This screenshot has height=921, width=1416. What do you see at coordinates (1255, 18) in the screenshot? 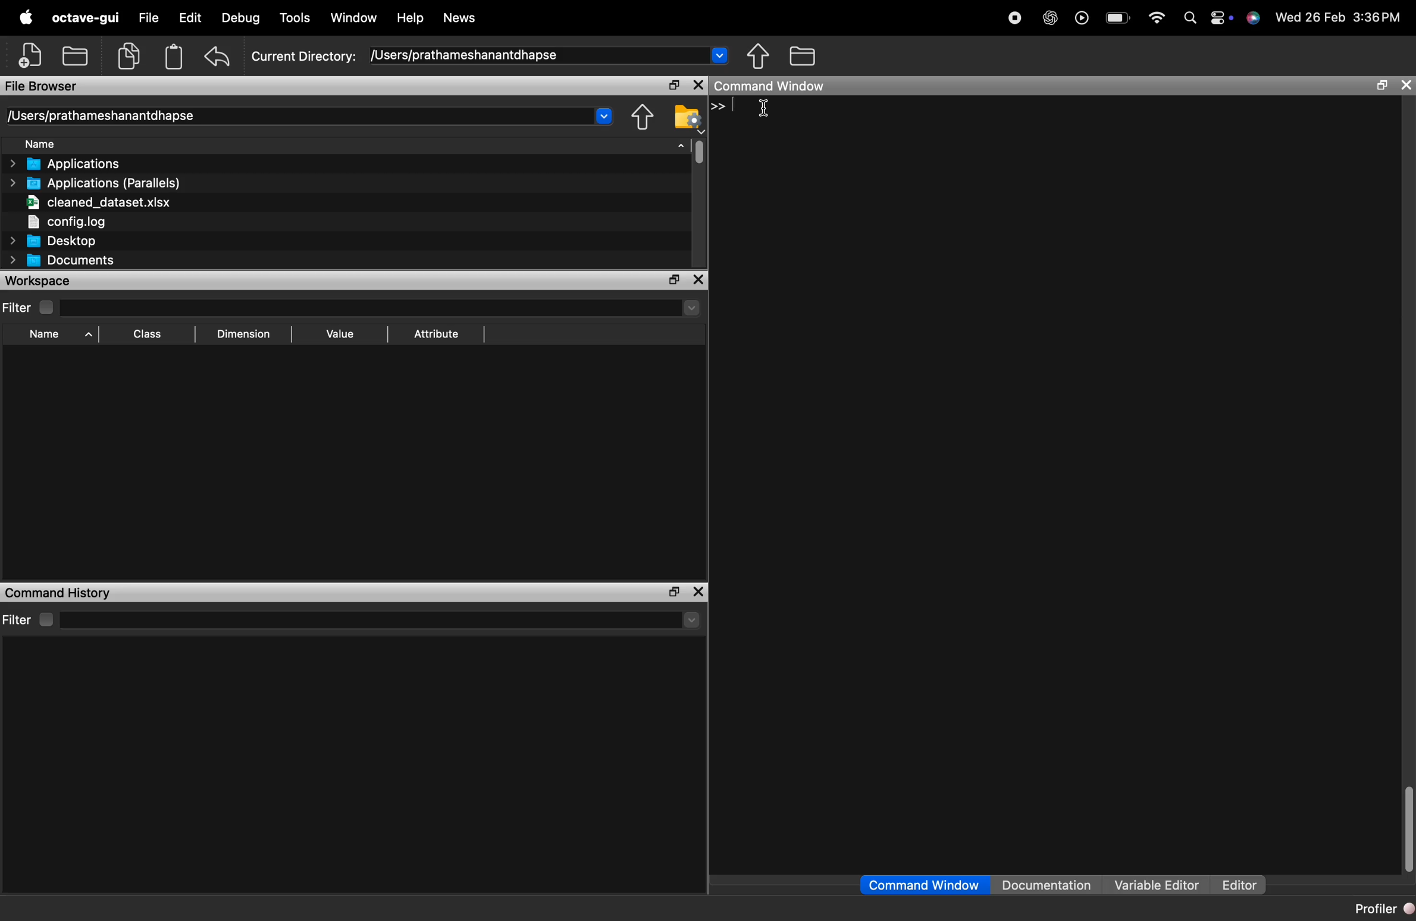
I see `Siri` at bounding box center [1255, 18].